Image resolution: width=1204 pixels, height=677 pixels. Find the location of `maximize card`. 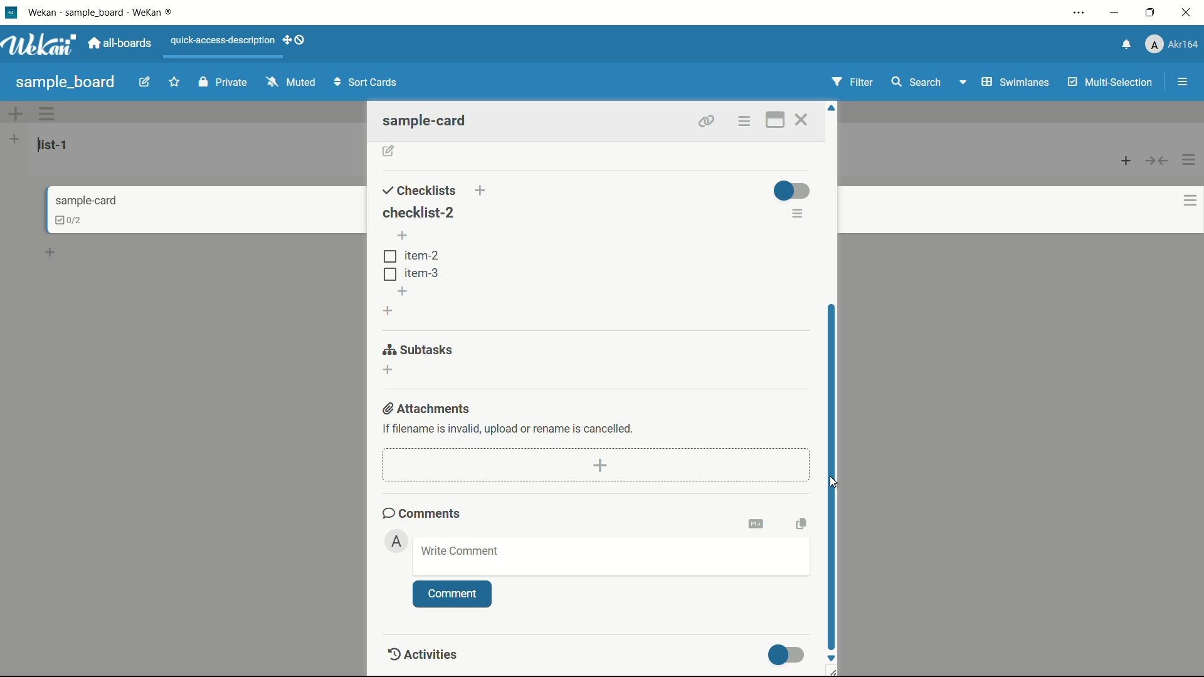

maximize card is located at coordinates (774, 120).